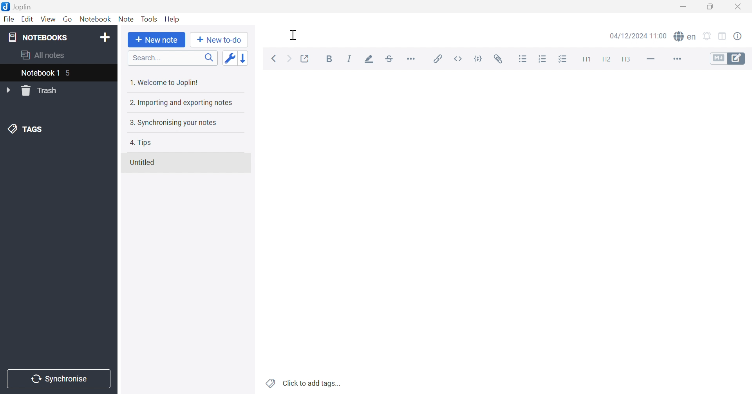  What do you see at coordinates (522, 59) in the screenshot?
I see `Bulleted list` at bounding box center [522, 59].